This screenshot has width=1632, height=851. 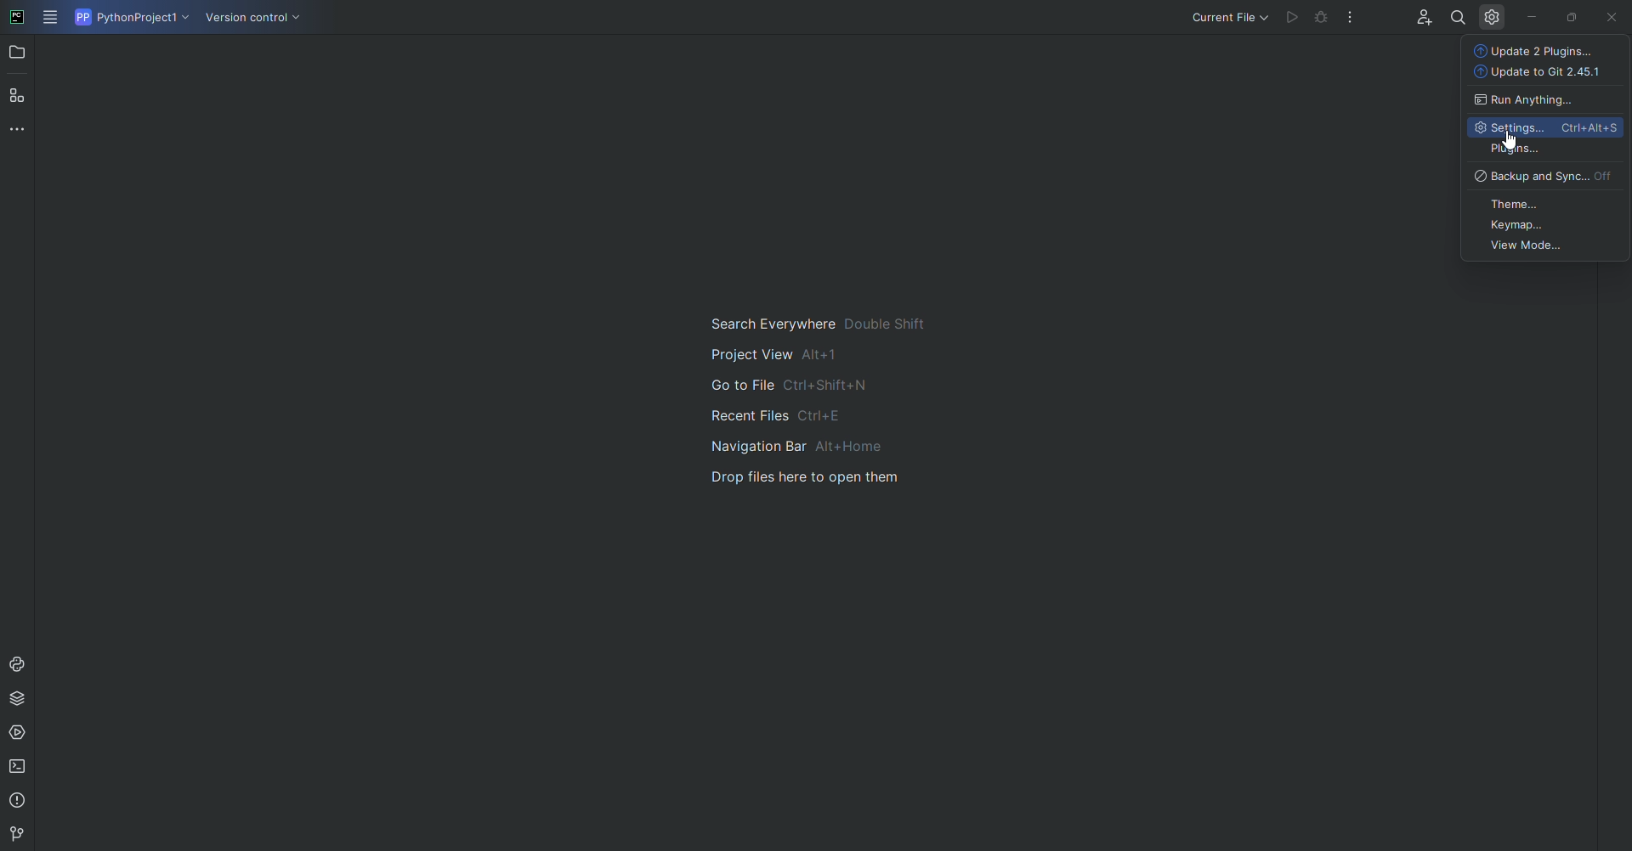 What do you see at coordinates (1609, 18) in the screenshot?
I see `Close` at bounding box center [1609, 18].